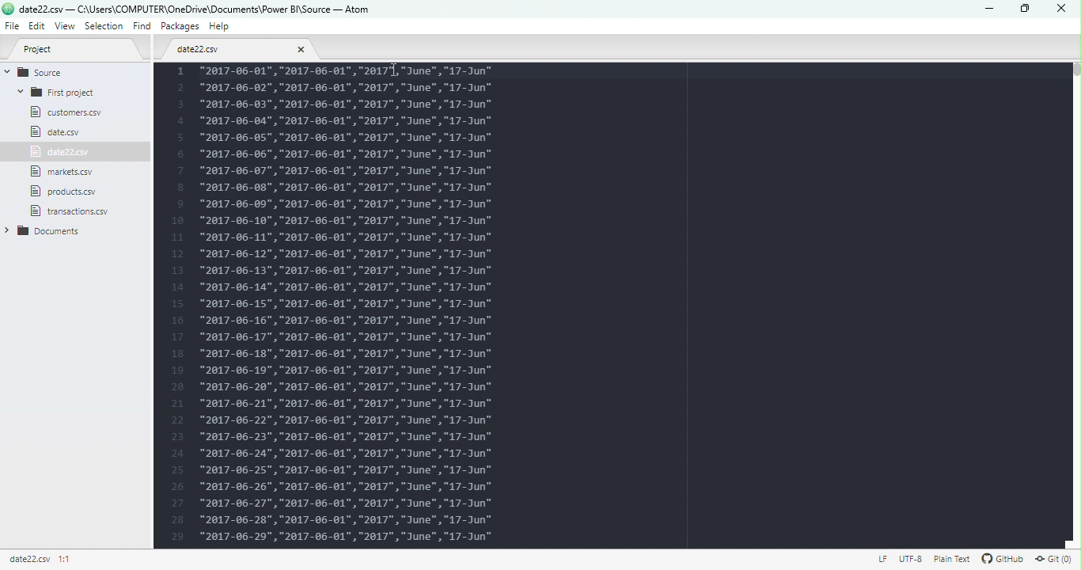 The image size is (1081, 570). What do you see at coordinates (987, 9) in the screenshot?
I see `Minimize` at bounding box center [987, 9].